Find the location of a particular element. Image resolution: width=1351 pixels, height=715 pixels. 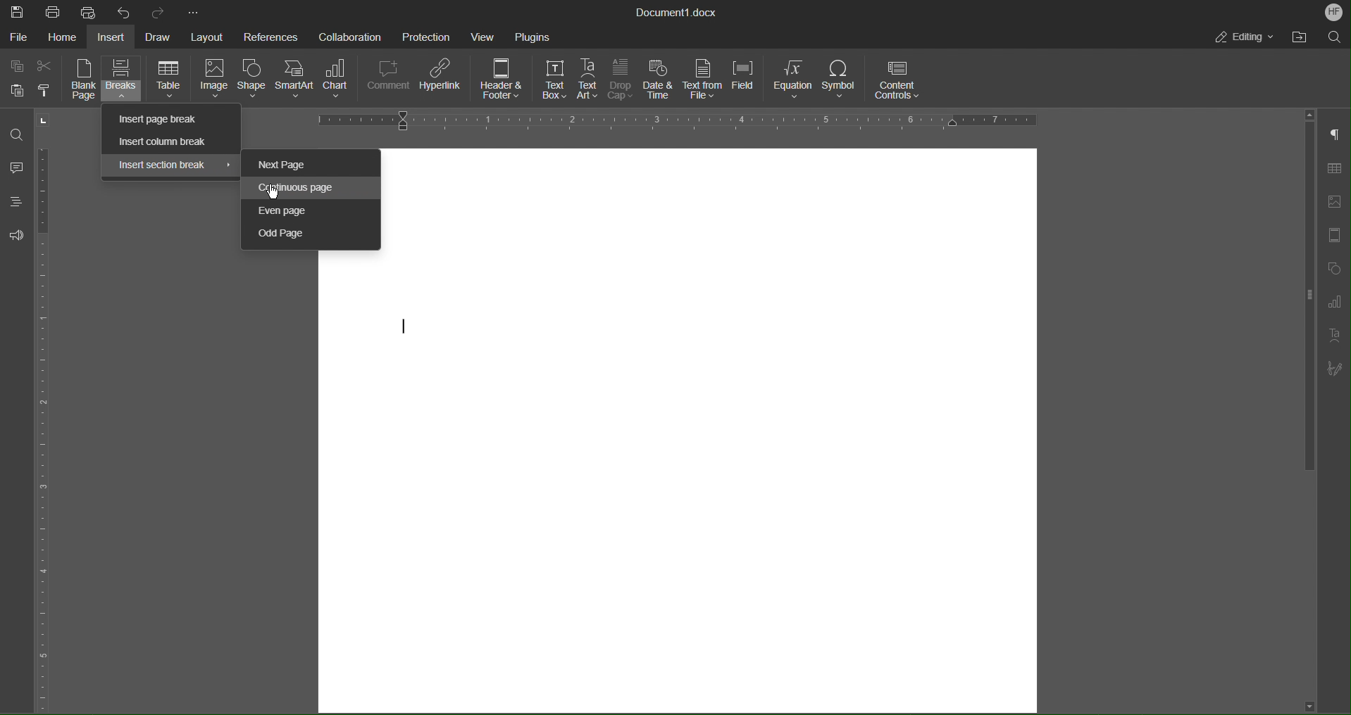

Even page is located at coordinates (282, 209).